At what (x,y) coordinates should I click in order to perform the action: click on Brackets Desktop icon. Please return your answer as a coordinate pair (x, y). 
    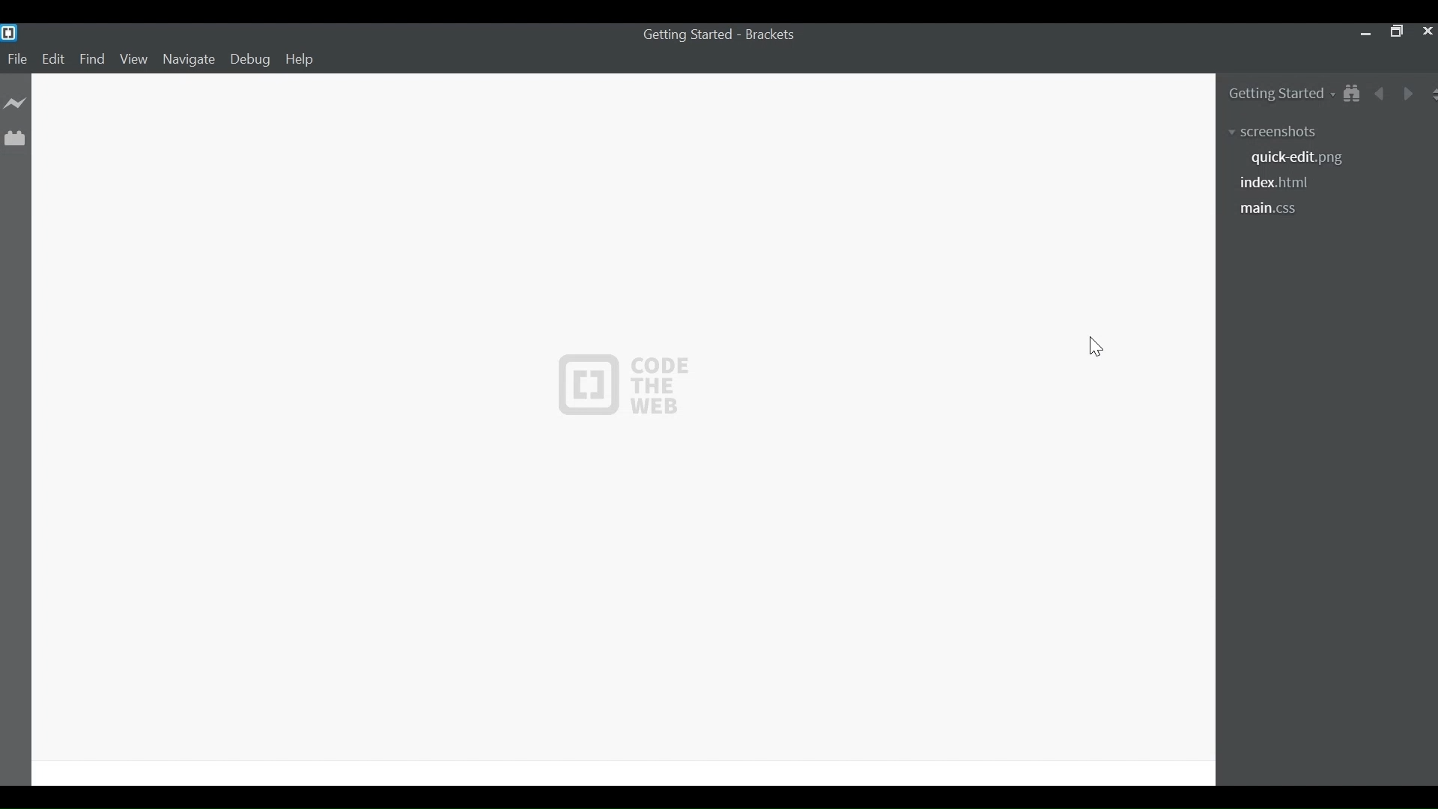
    Looking at the image, I should click on (9, 32).